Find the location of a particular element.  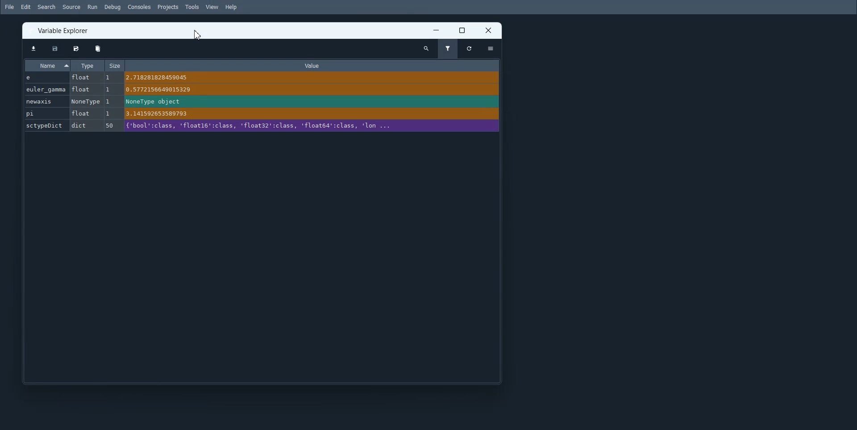

newaxis is located at coordinates (46, 101).